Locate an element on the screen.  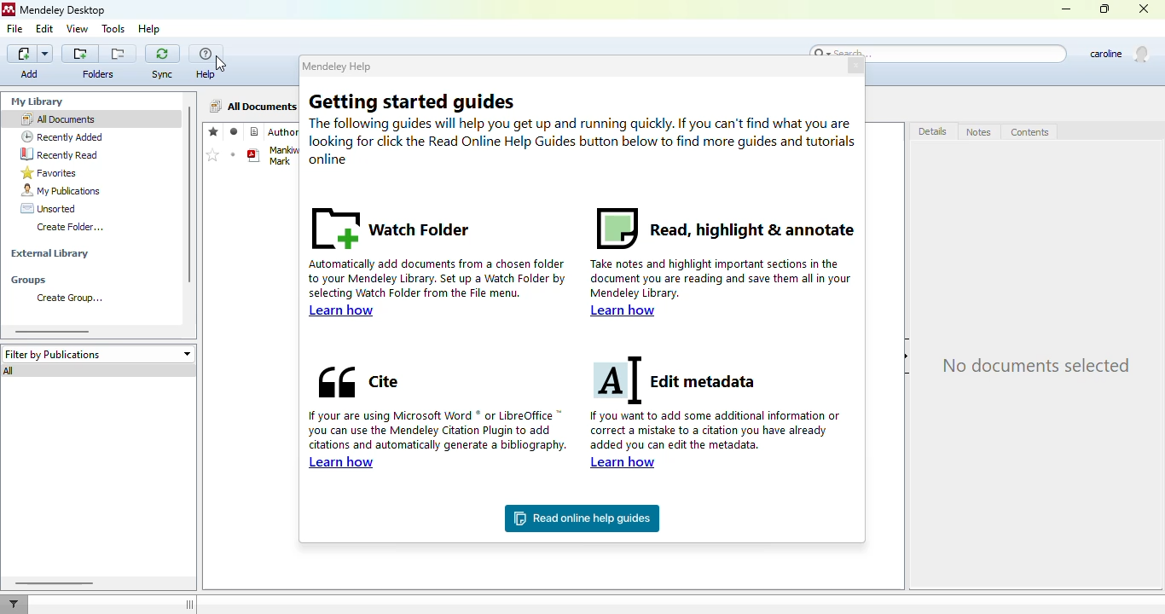
recently read is located at coordinates (60, 154).